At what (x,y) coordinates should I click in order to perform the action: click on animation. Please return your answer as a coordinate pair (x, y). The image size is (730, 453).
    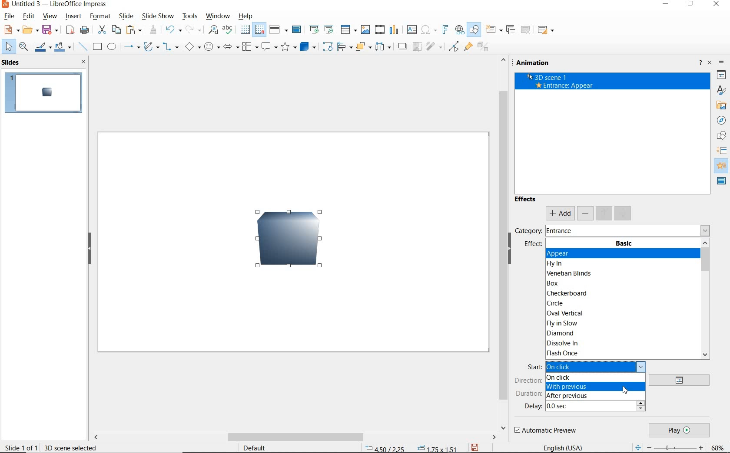
    Looking at the image, I should click on (535, 63).